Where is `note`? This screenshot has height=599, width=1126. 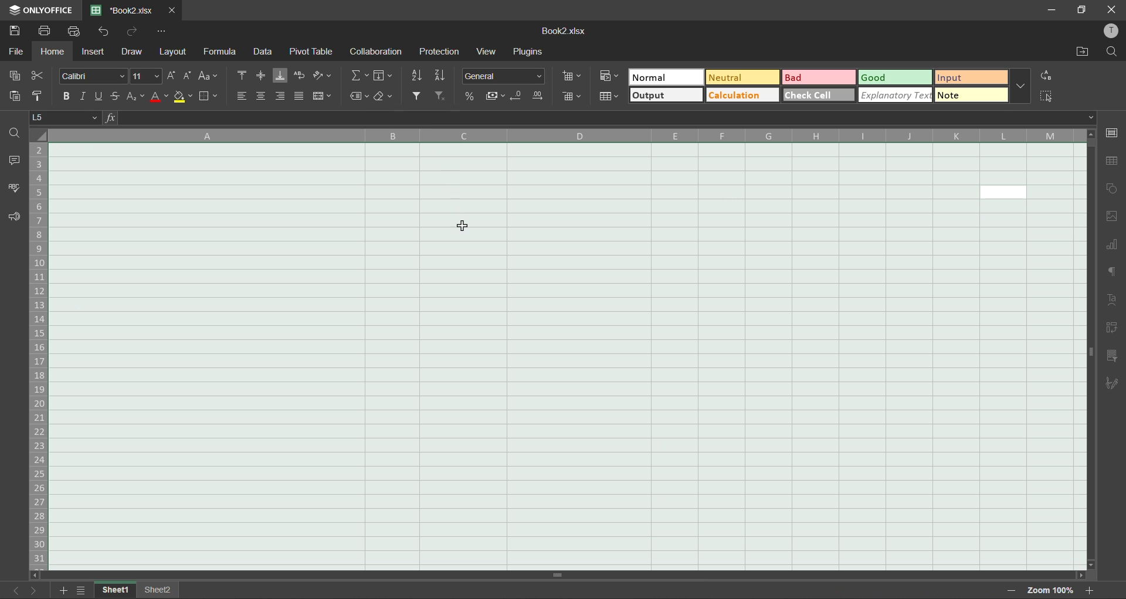
note is located at coordinates (972, 94).